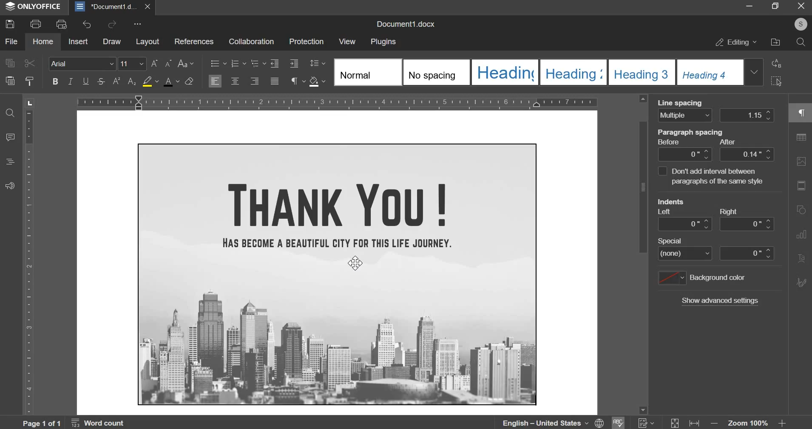 The height and width of the screenshot is (429, 812). What do you see at coordinates (727, 141) in the screenshot?
I see `After` at bounding box center [727, 141].